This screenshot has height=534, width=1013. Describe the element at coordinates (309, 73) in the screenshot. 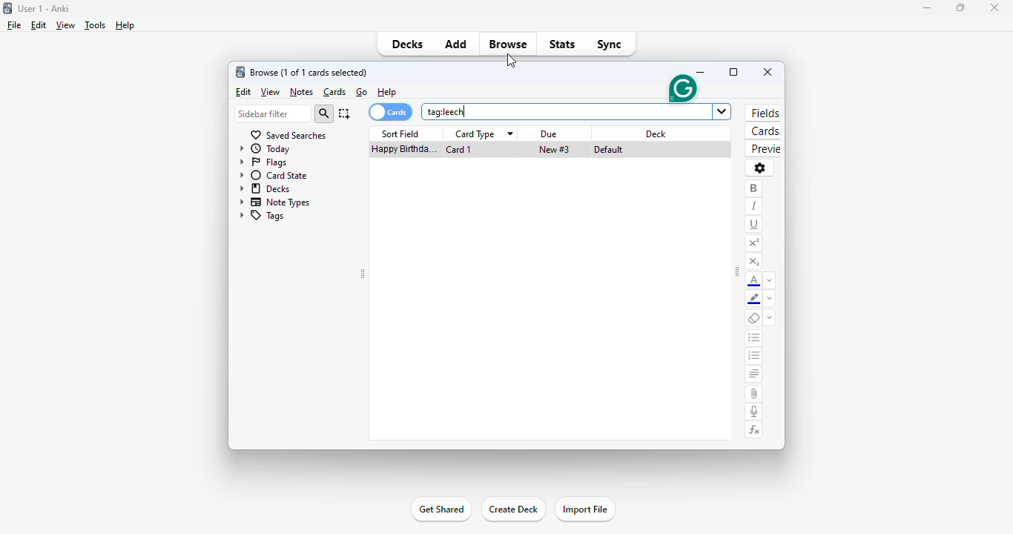

I see `browse (1 of 3 cards selected)` at that location.